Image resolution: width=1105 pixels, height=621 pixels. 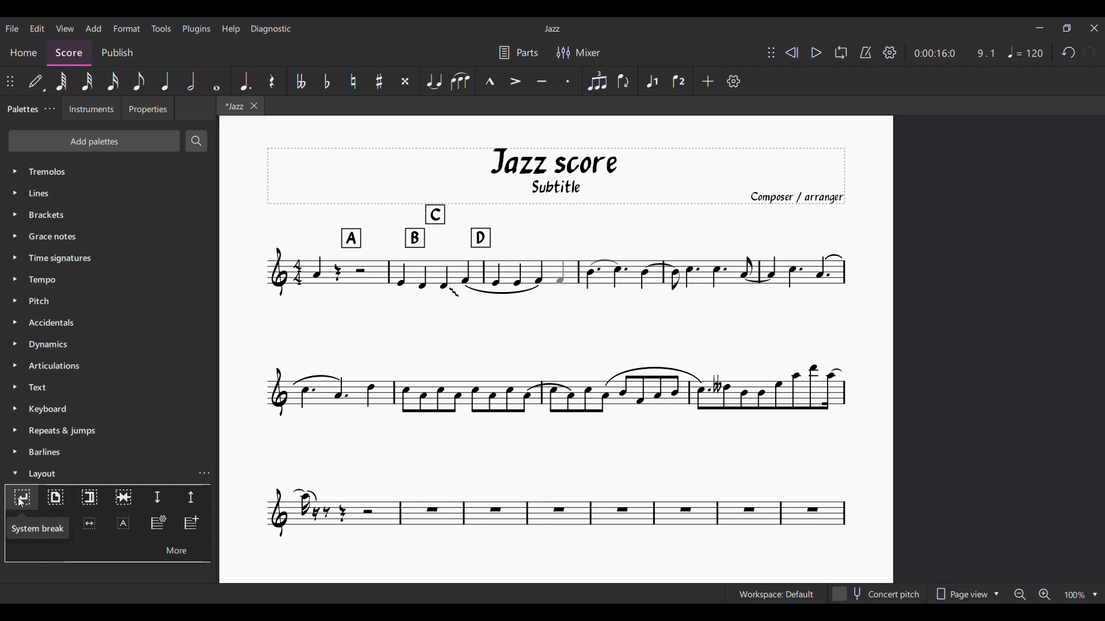 What do you see at coordinates (93, 28) in the screenshot?
I see `Add menu` at bounding box center [93, 28].